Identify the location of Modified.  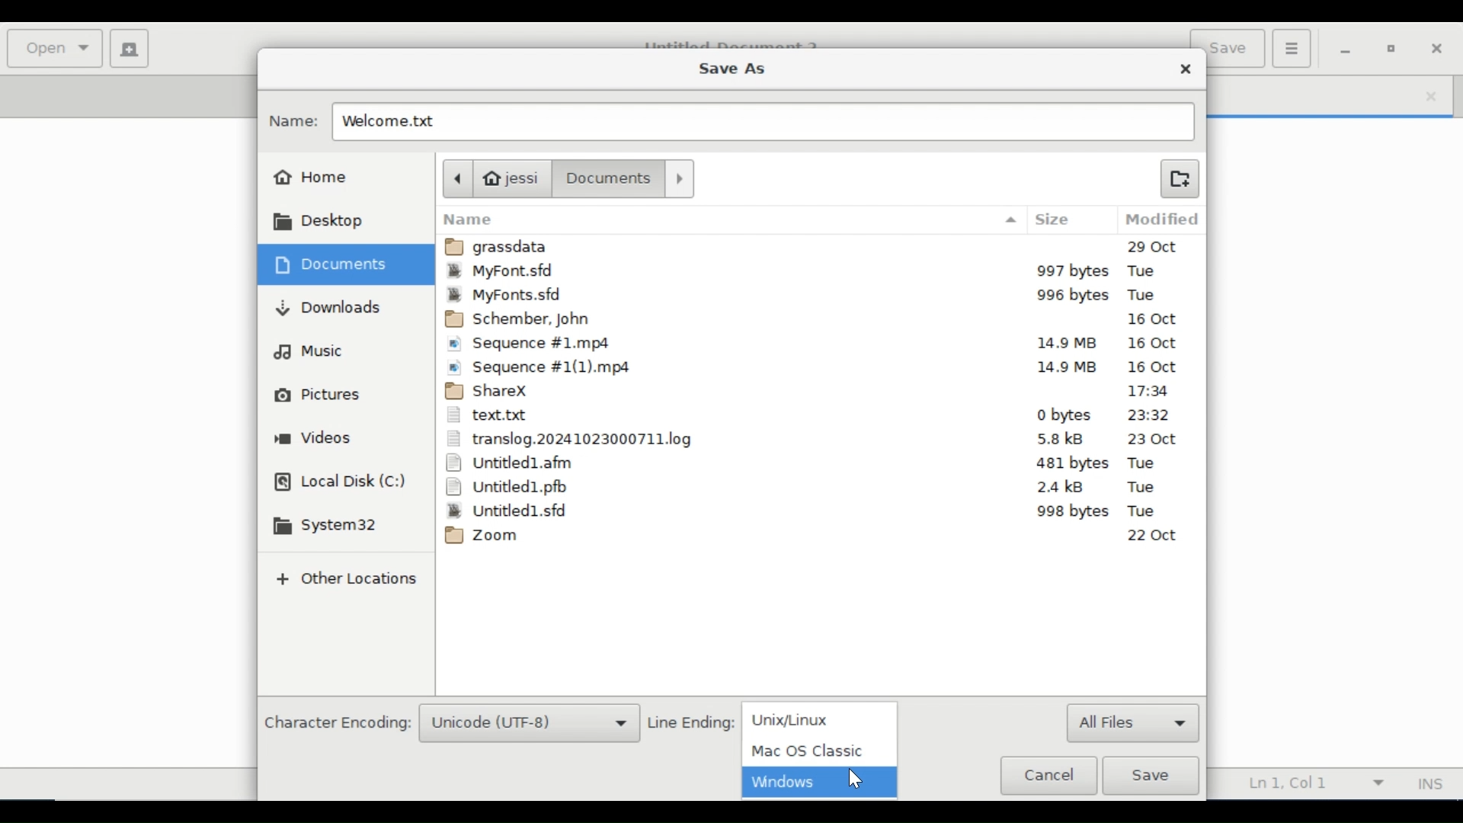
(1158, 219).